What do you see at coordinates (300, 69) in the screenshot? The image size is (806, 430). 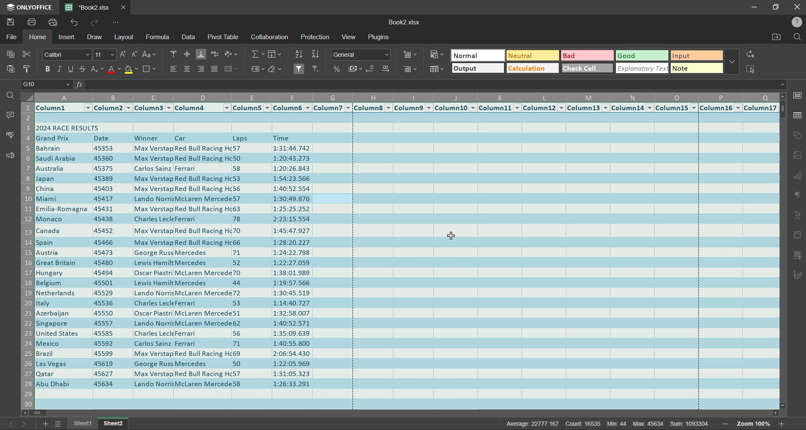 I see `filter` at bounding box center [300, 69].